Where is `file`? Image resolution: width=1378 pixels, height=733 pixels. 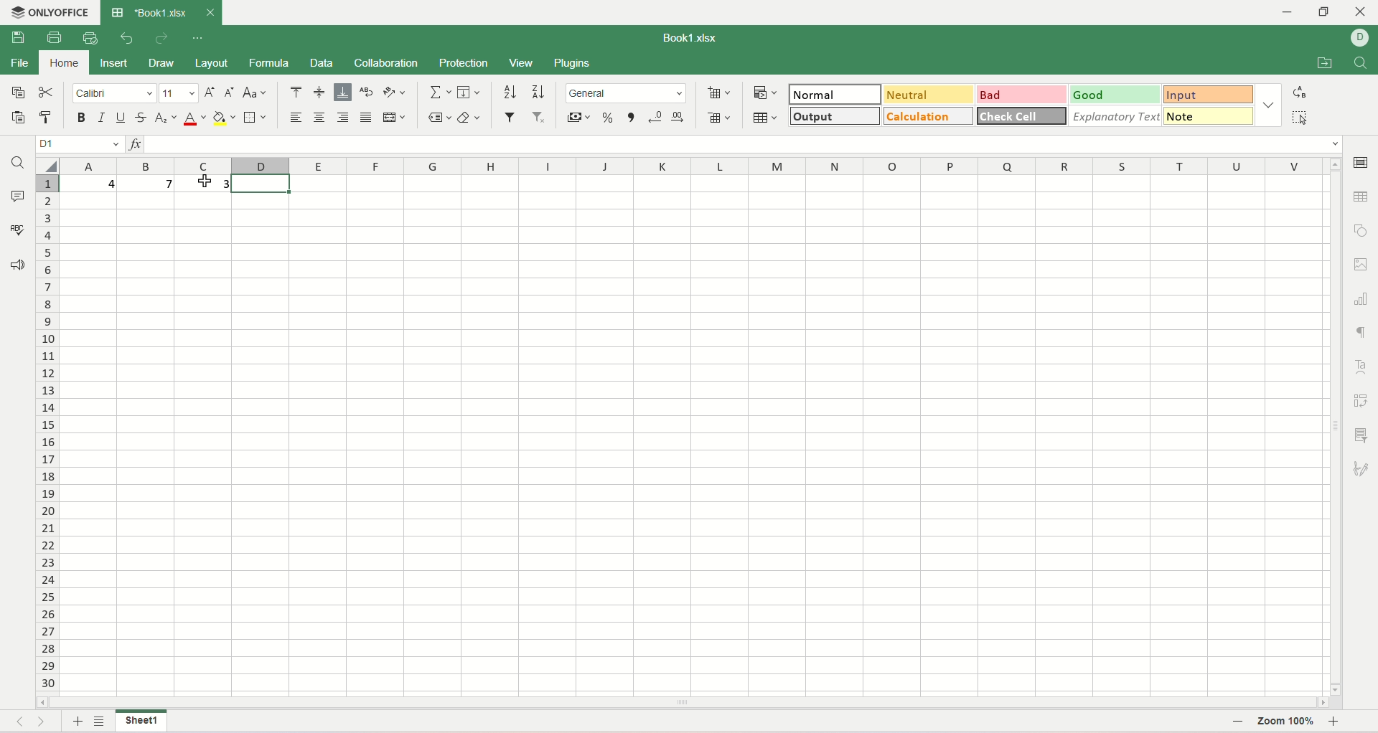
file is located at coordinates (19, 63).